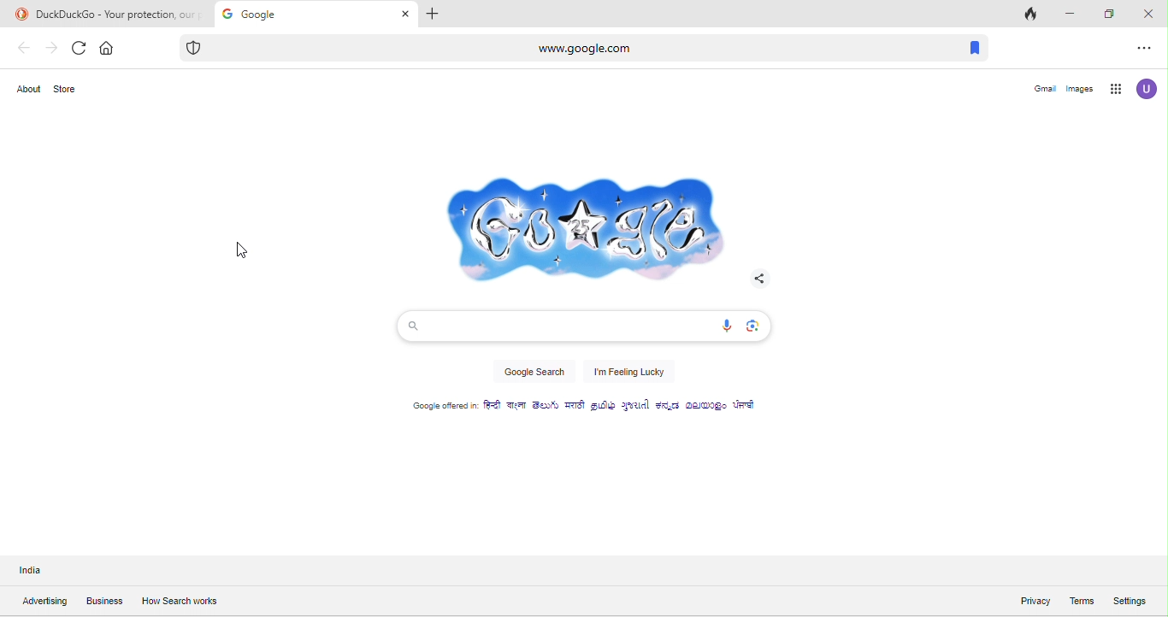 The image size is (1168, 617). I want to click on how search works, so click(179, 601).